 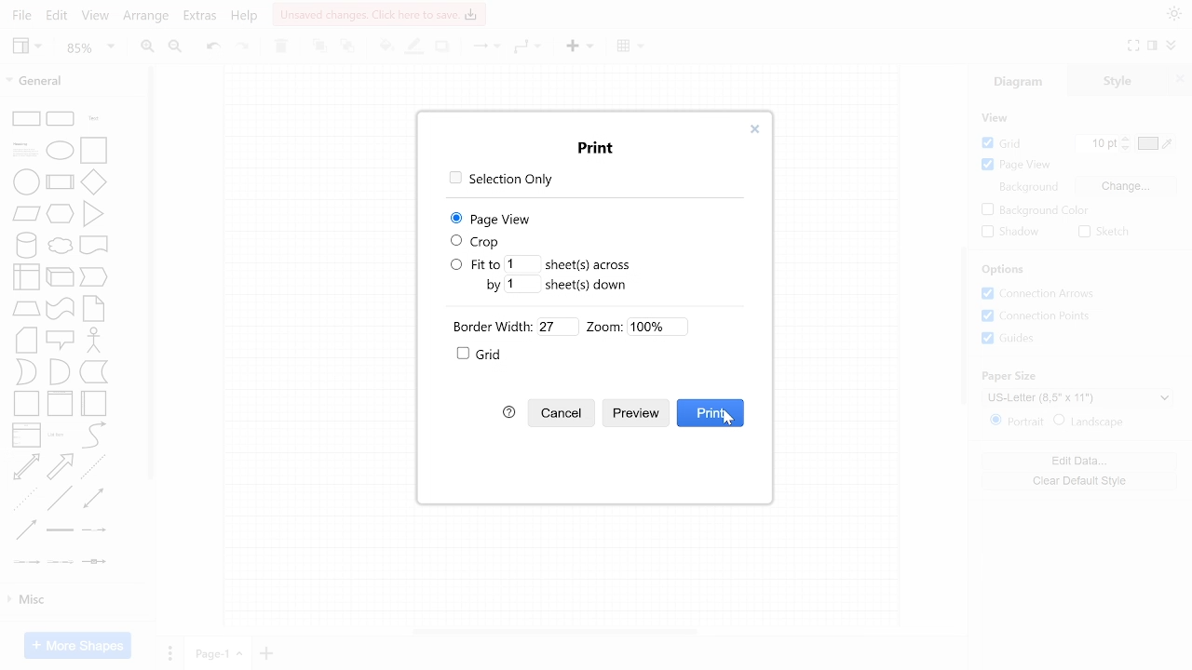 I want to click on Background, so click(x=1028, y=187).